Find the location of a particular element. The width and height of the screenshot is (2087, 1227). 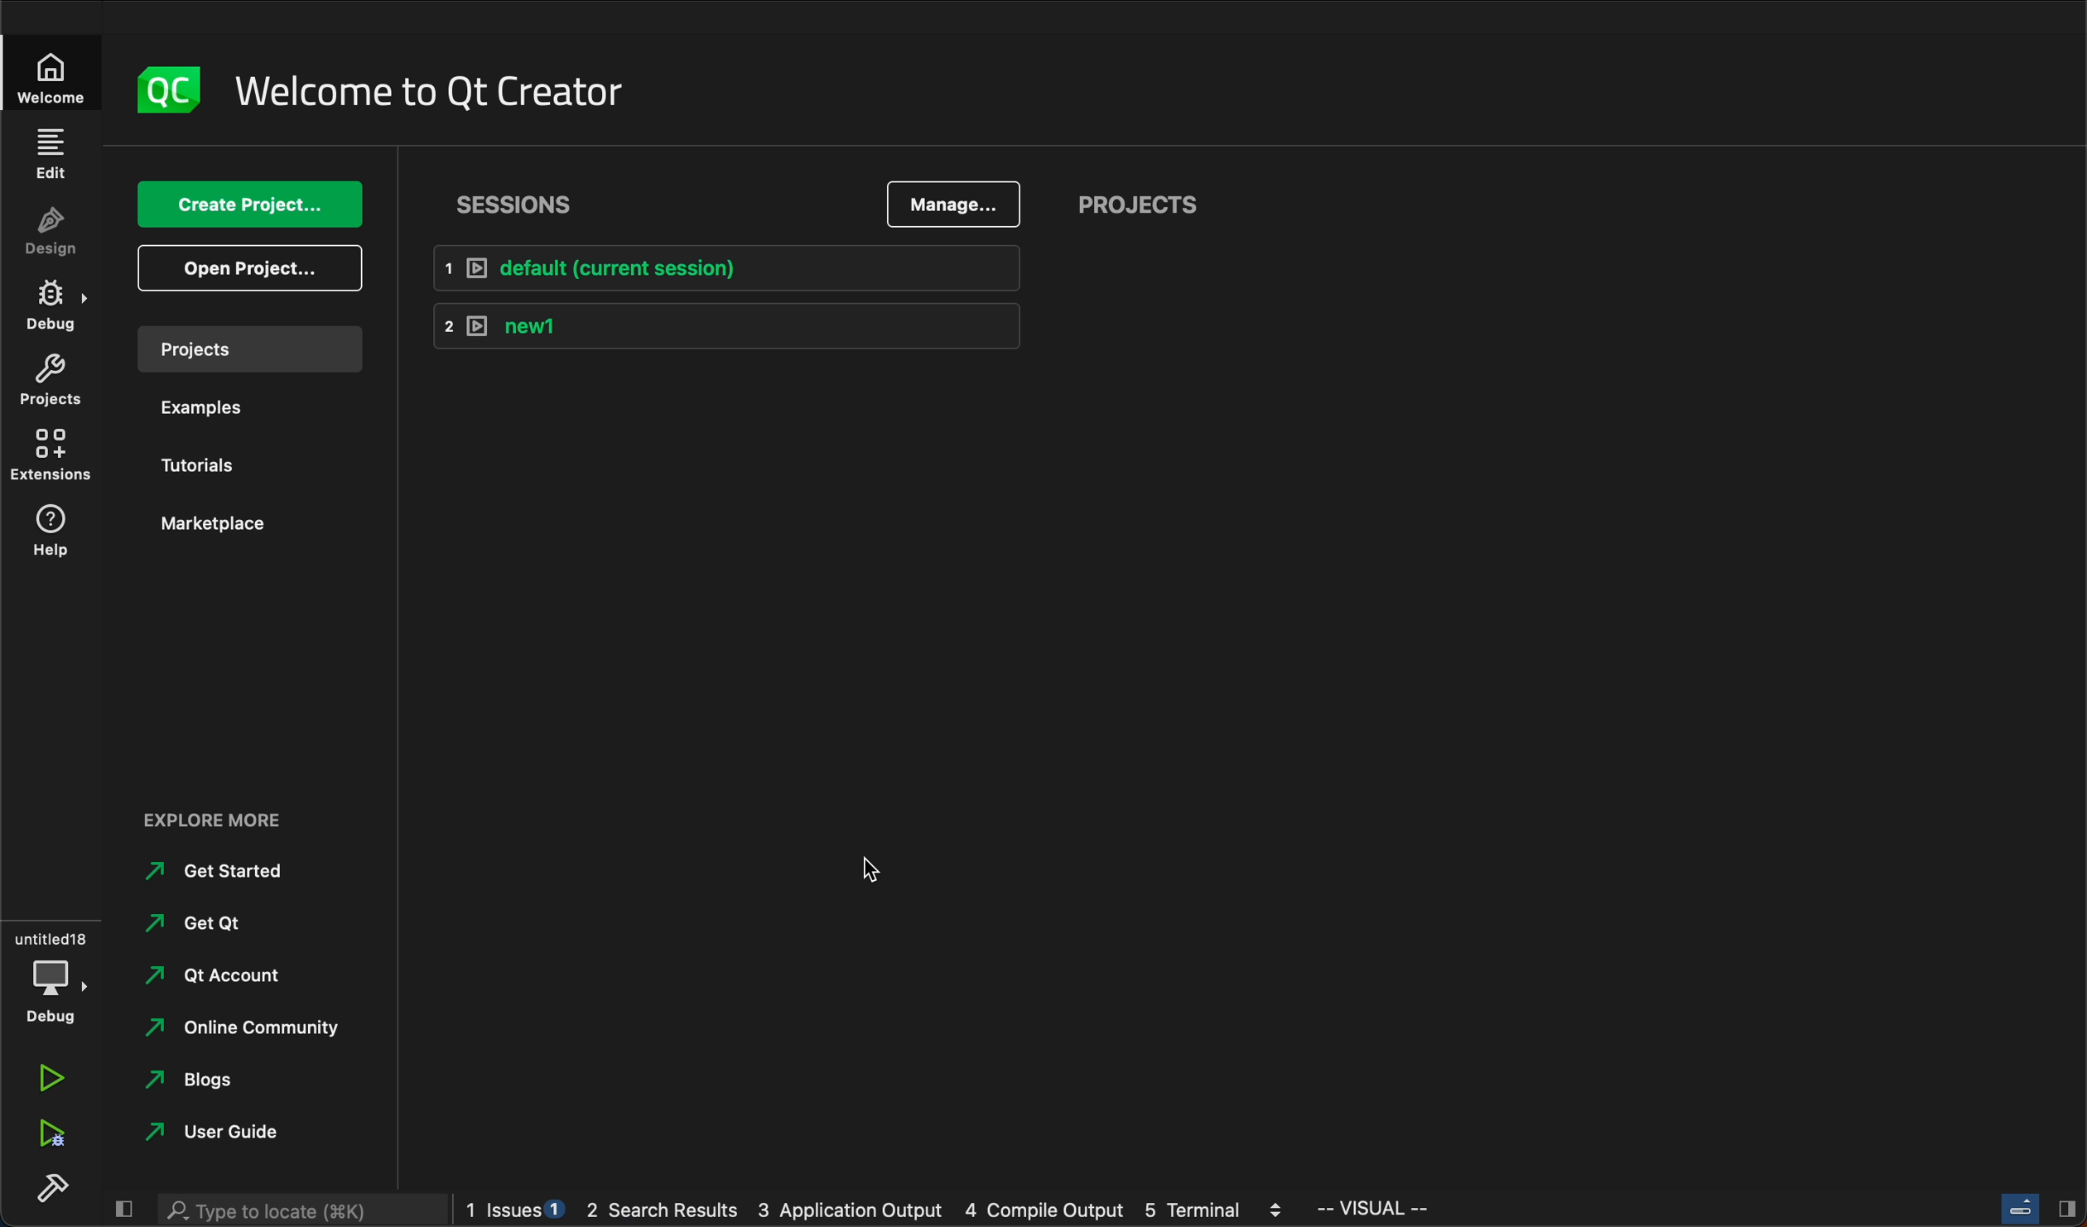

tutorials is located at coordinates (205, 466).